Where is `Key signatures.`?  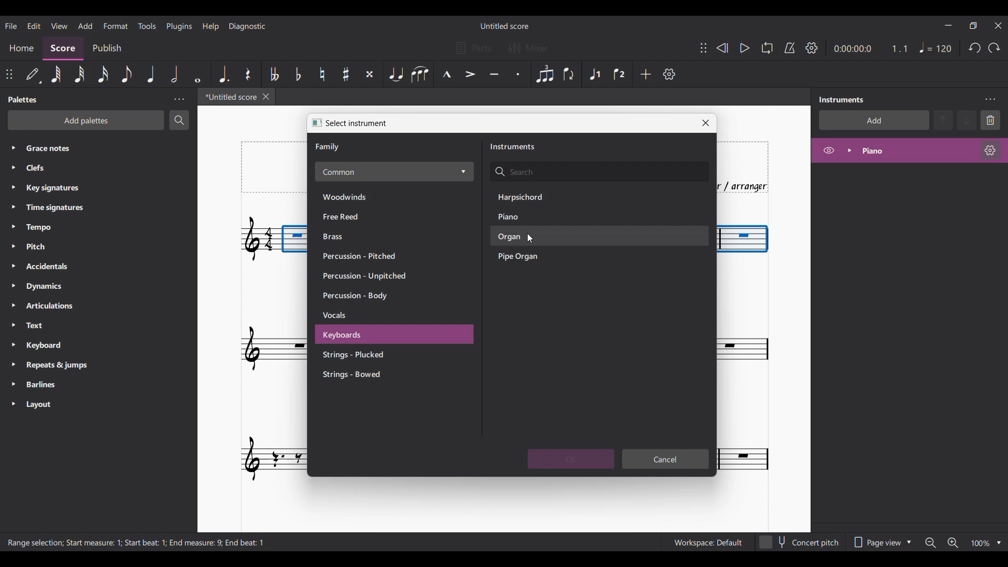 Key signatures. is located at coordinates (61, 189).